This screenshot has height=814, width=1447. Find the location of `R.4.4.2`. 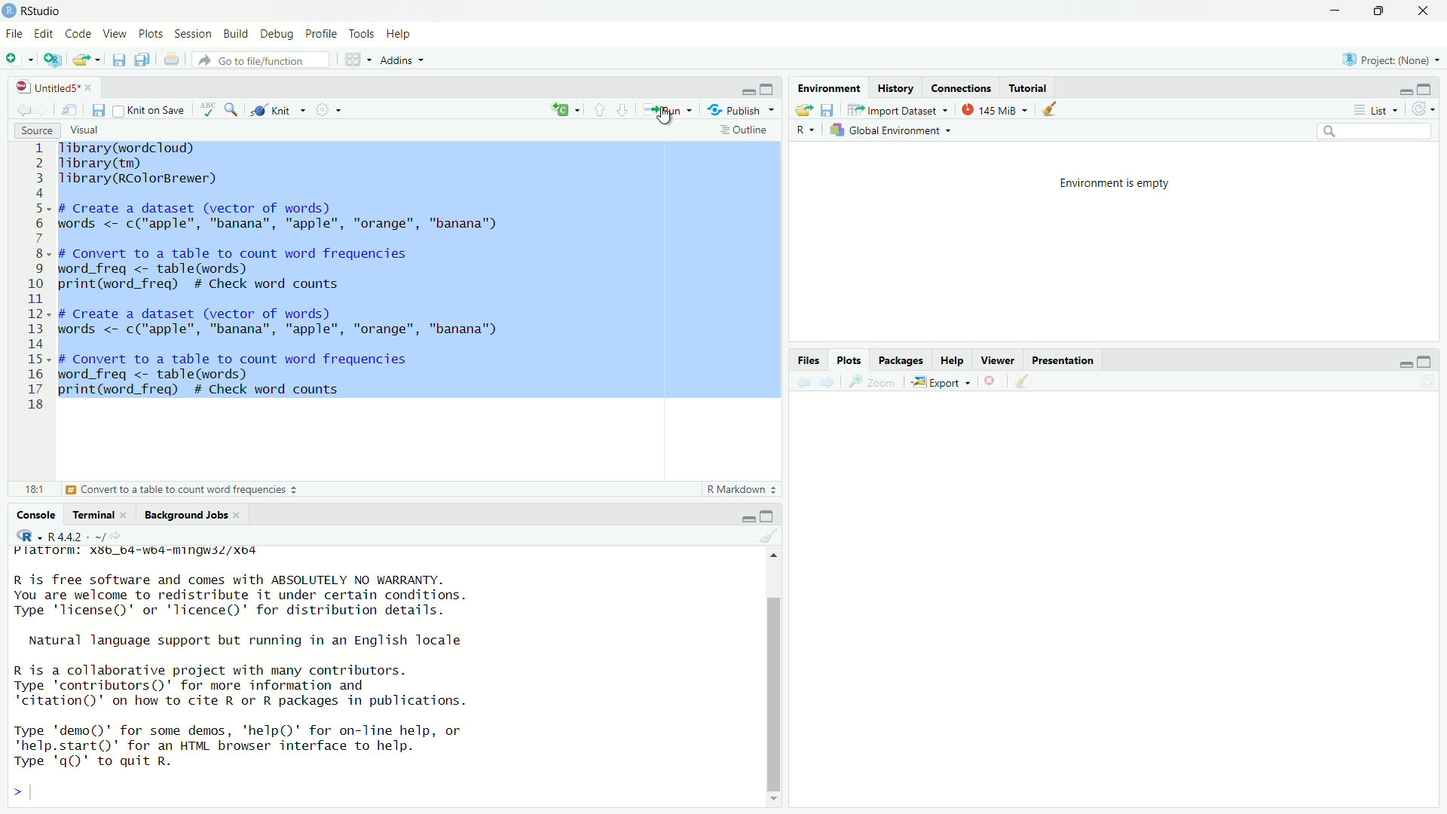

R.4.4.2 is located at coordinates (62, 536).